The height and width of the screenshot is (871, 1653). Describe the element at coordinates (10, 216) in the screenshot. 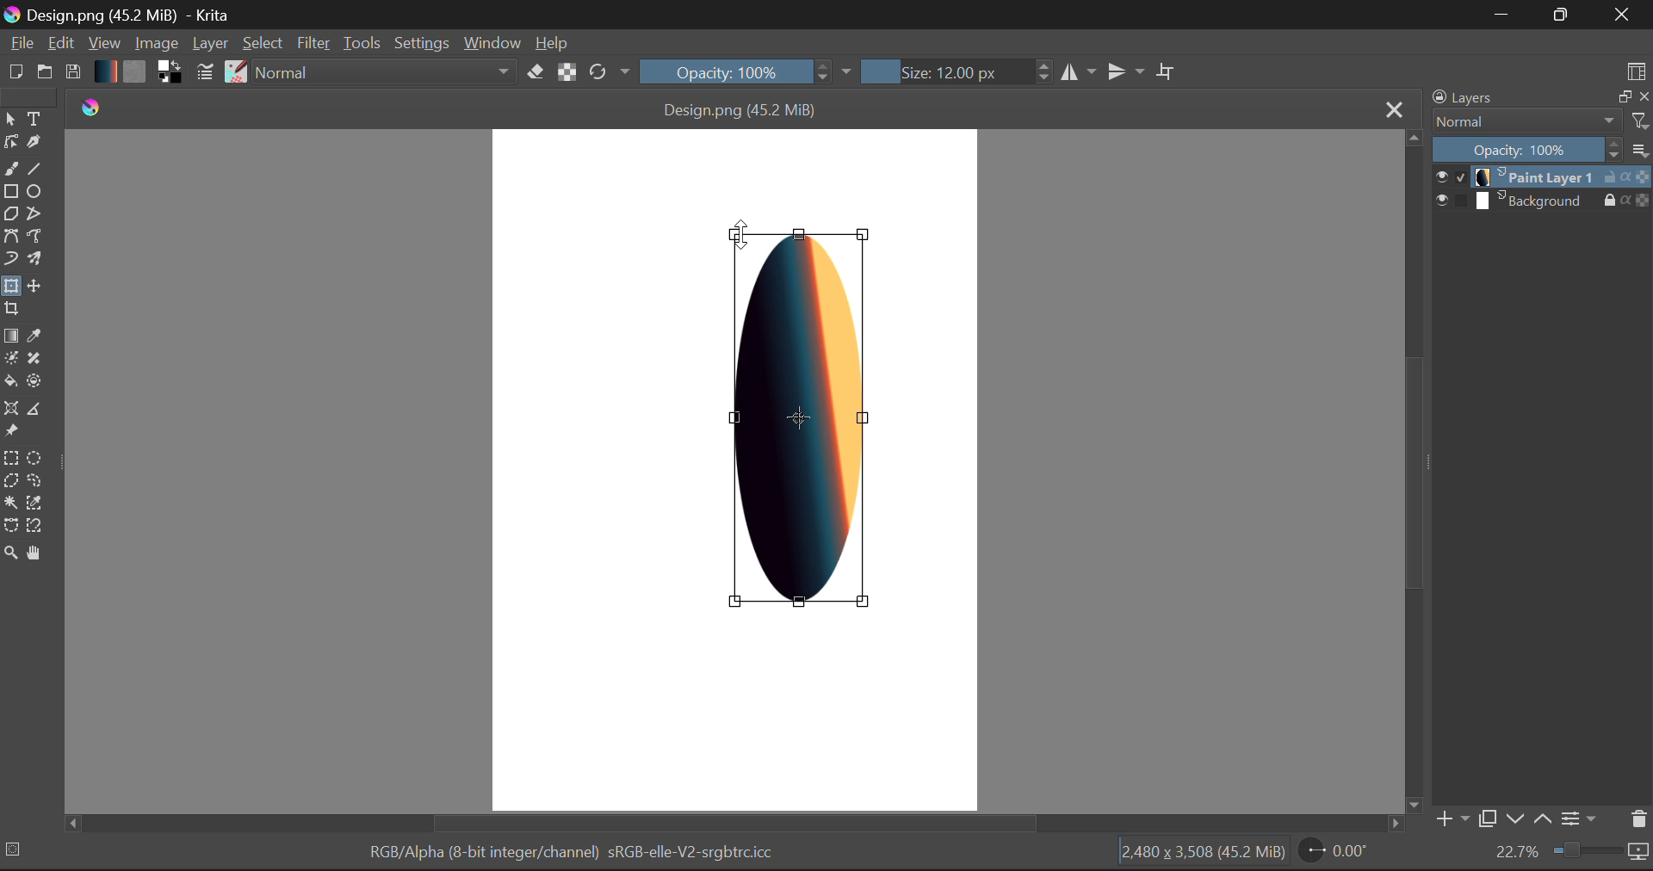

I see `Polygon` at that location.